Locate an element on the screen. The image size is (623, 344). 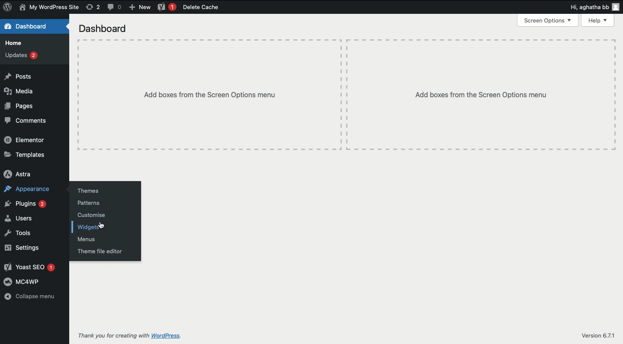
Add boxes from the Screen Options menu is located at coordinates (478, 95).